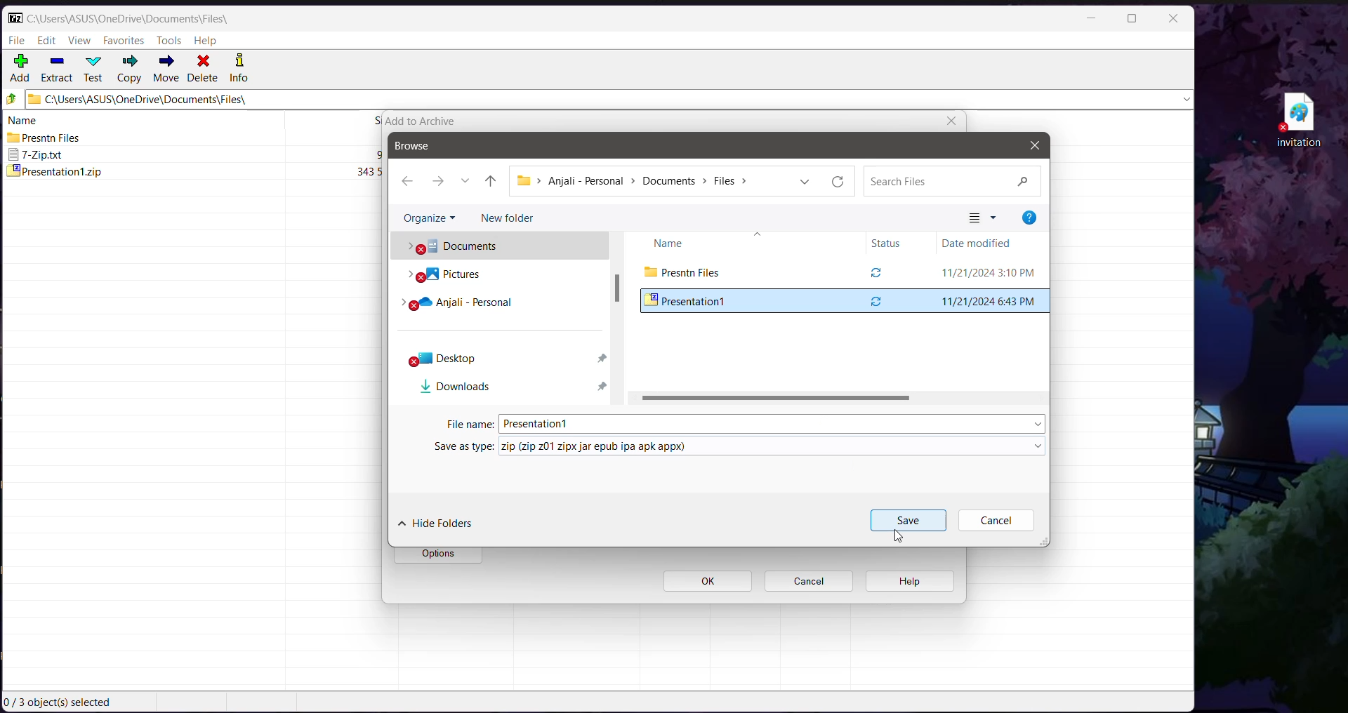 The image size is (1348, 713). I want to click on Recent locations, so click(464, 182).